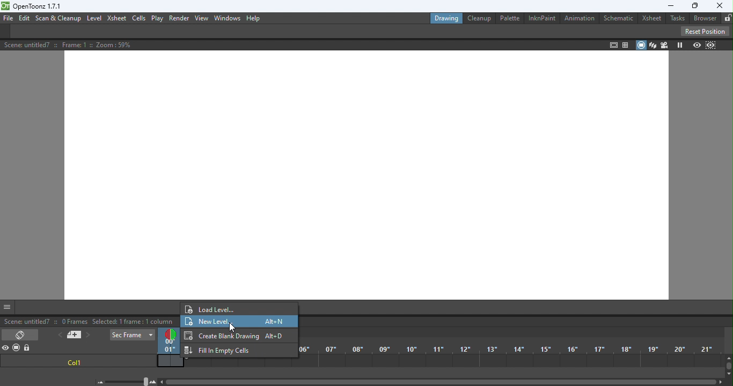  Describe the element at coordinates (58, 335) in the screenshot. I see `Previous memo` at that location.